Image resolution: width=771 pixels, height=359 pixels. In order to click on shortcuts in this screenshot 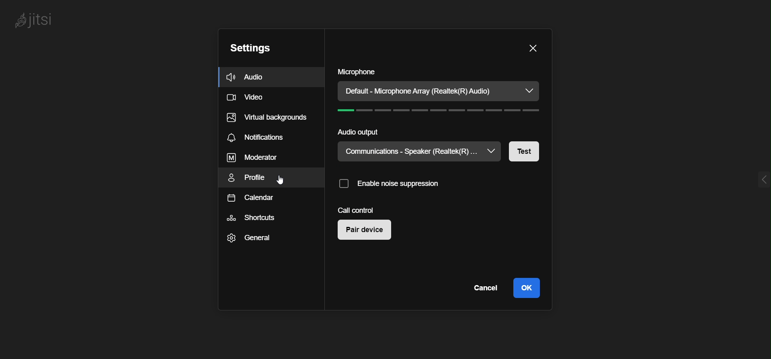, I will do `click(252, 219)`.